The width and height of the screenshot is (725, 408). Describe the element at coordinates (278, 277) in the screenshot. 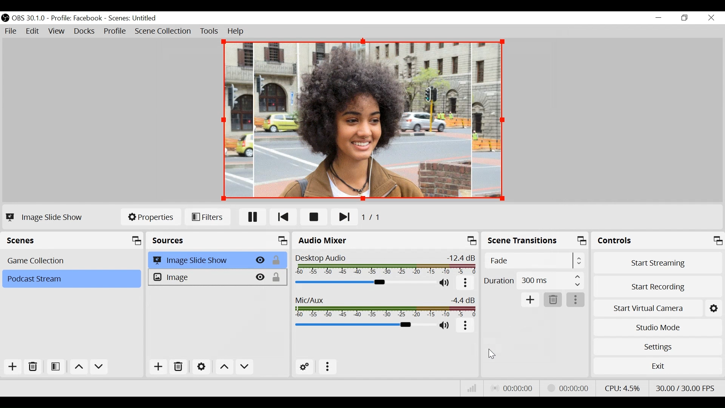

I see `(un)lock` at that location.